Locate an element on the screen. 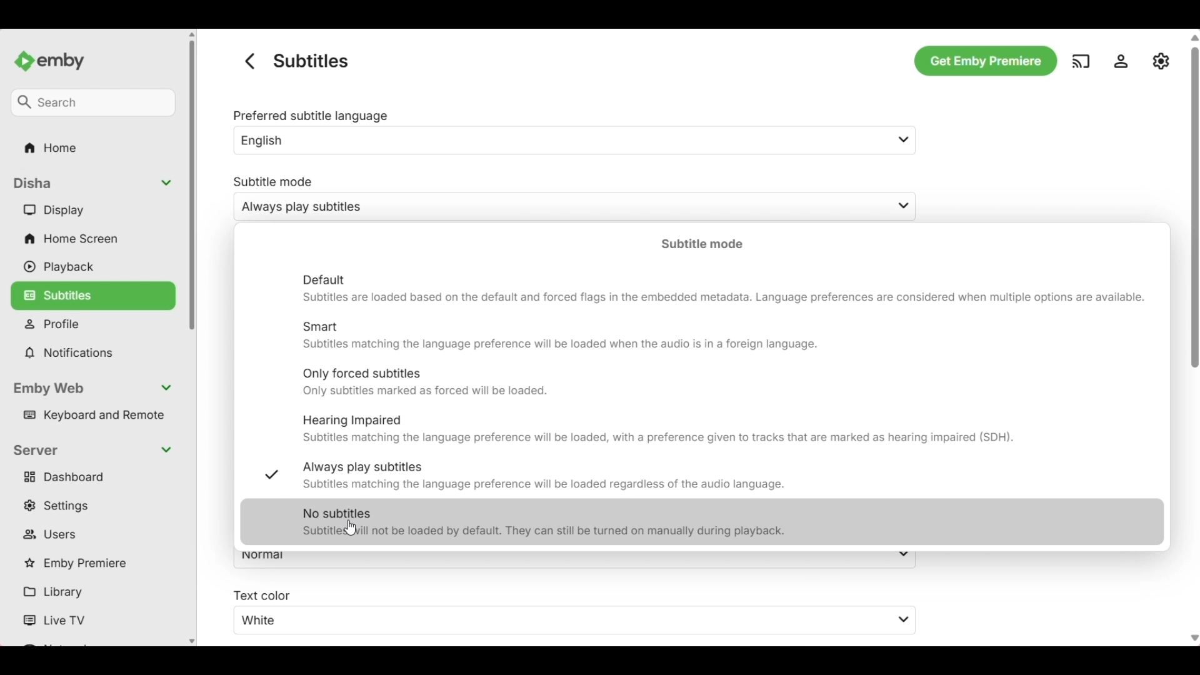 This screenshot has height=675, width=1200.  is located at coordinates (1190, 315).